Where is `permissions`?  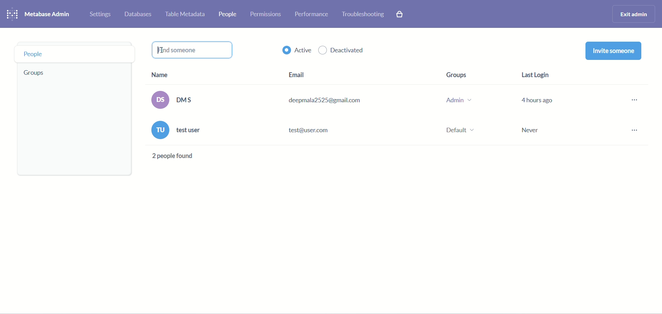 permissions is located at coordinates (267, 14).